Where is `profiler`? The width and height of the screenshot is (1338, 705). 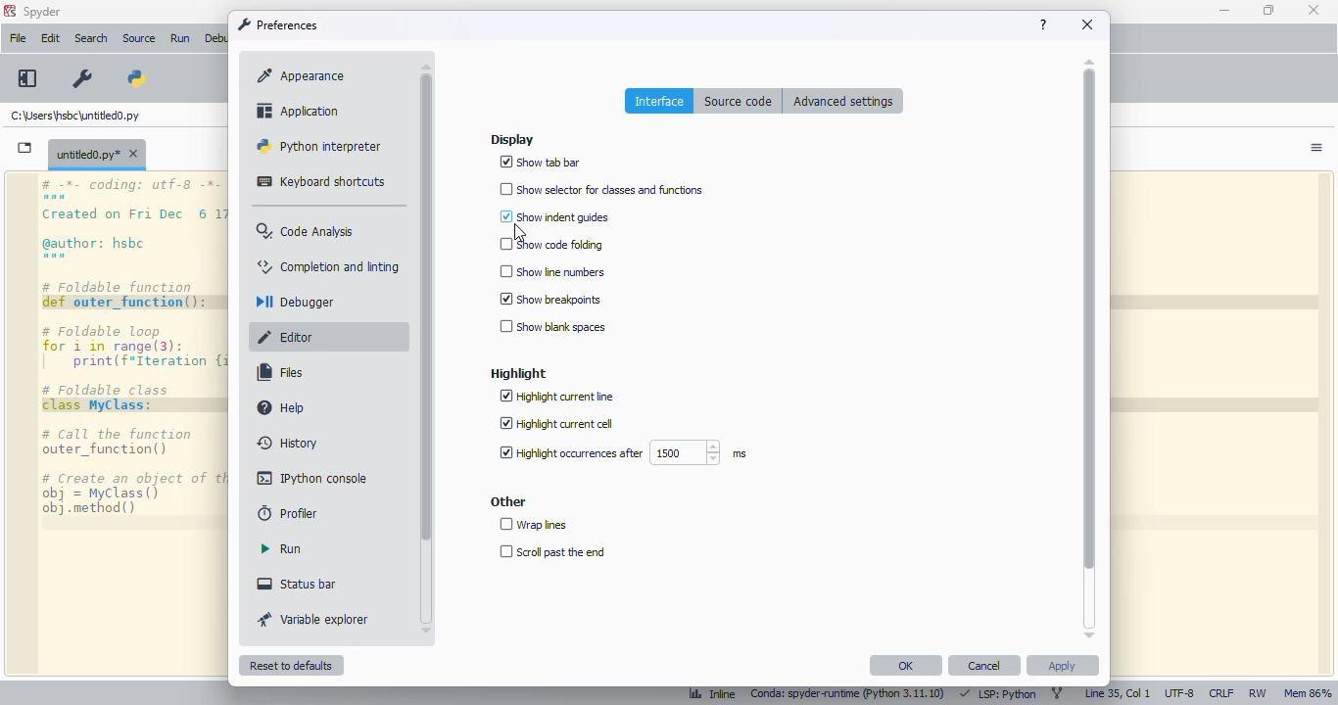 profiler is located at coordinates (289, 513).